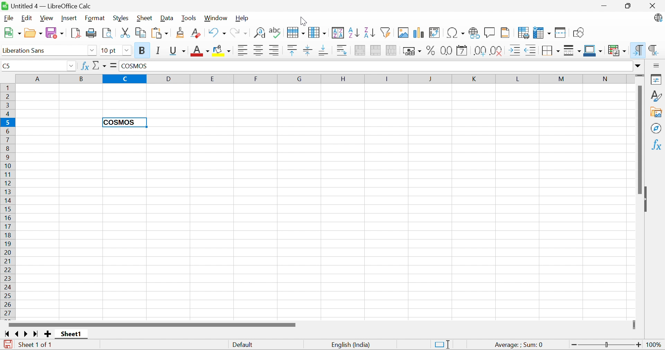  Describe the element at coordinates (243, 18) in the screenshot. I see `Help` at that location.